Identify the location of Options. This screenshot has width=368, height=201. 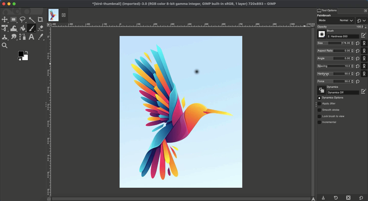
(365, 10).